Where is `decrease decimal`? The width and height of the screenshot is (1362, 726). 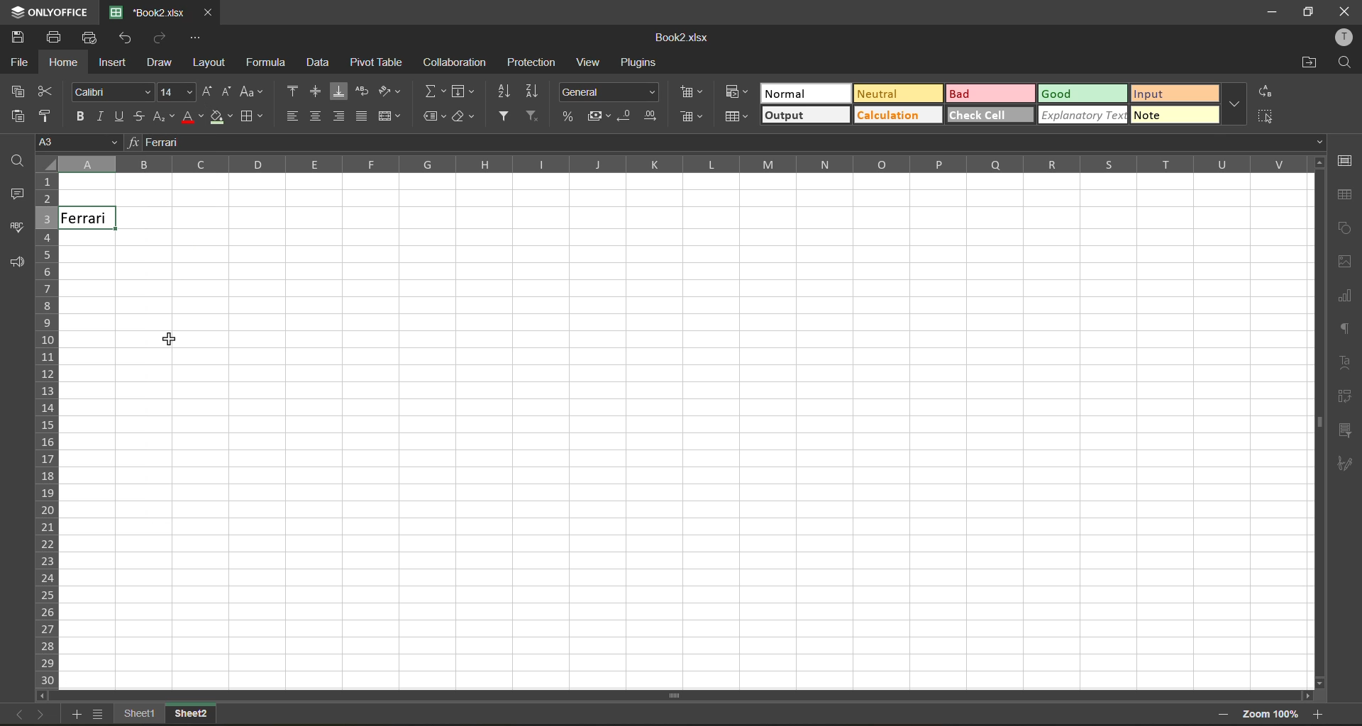 decrease decimal is located at coordinates (623, 115).